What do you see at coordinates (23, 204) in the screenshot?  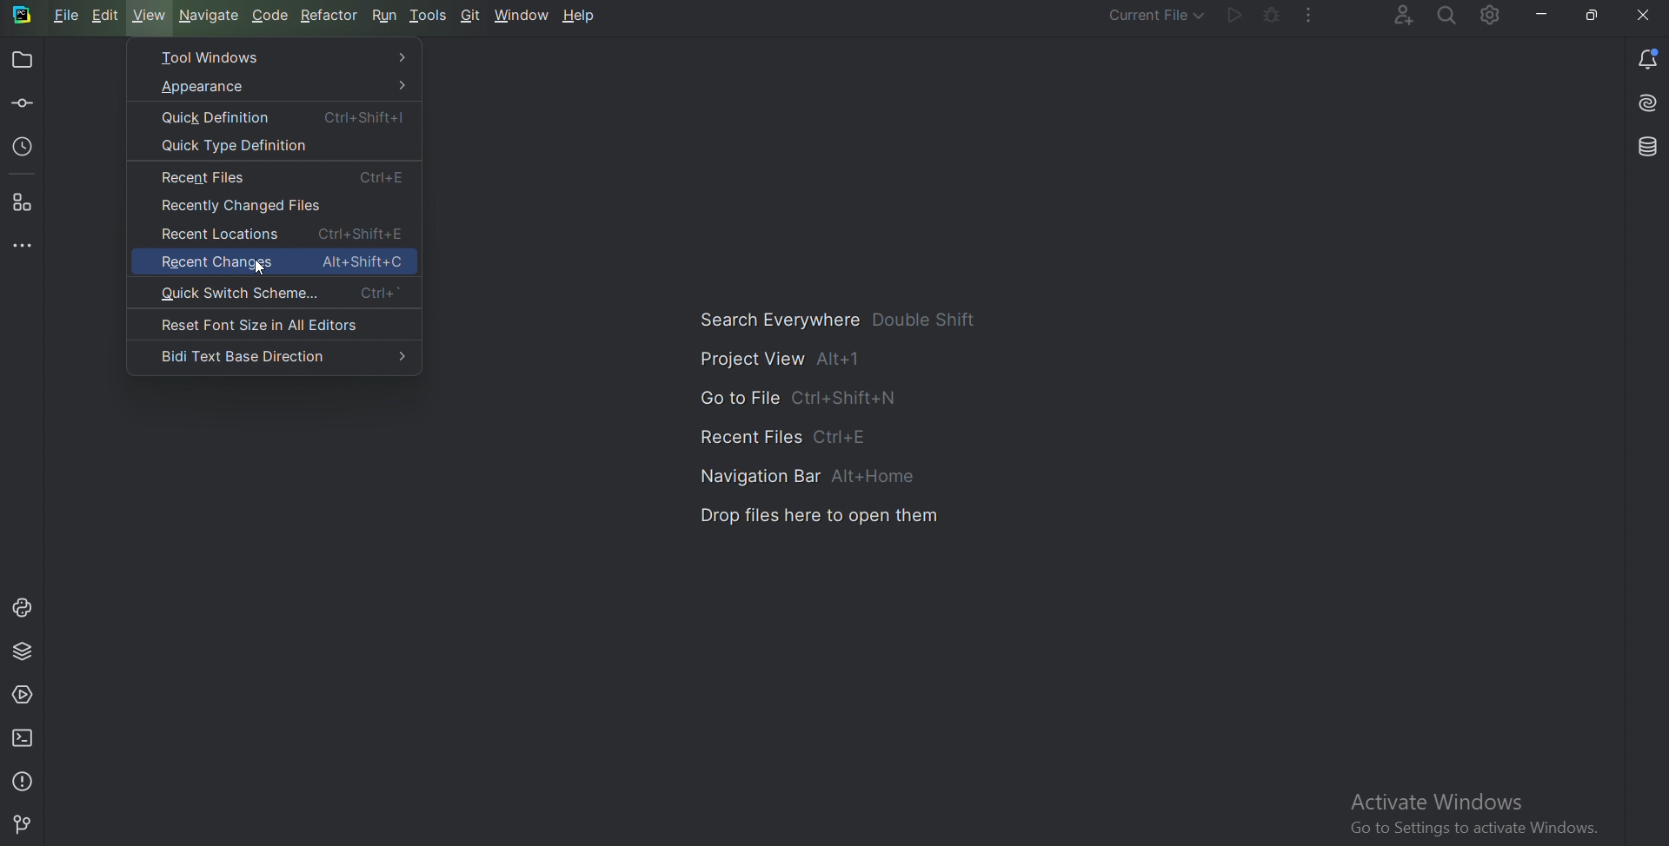 I see `Structure` at bounding box center [23, 204].